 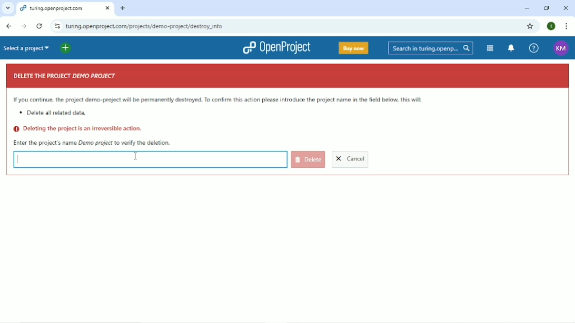 I want to click on OpenProject, so click(x=276, y=47).